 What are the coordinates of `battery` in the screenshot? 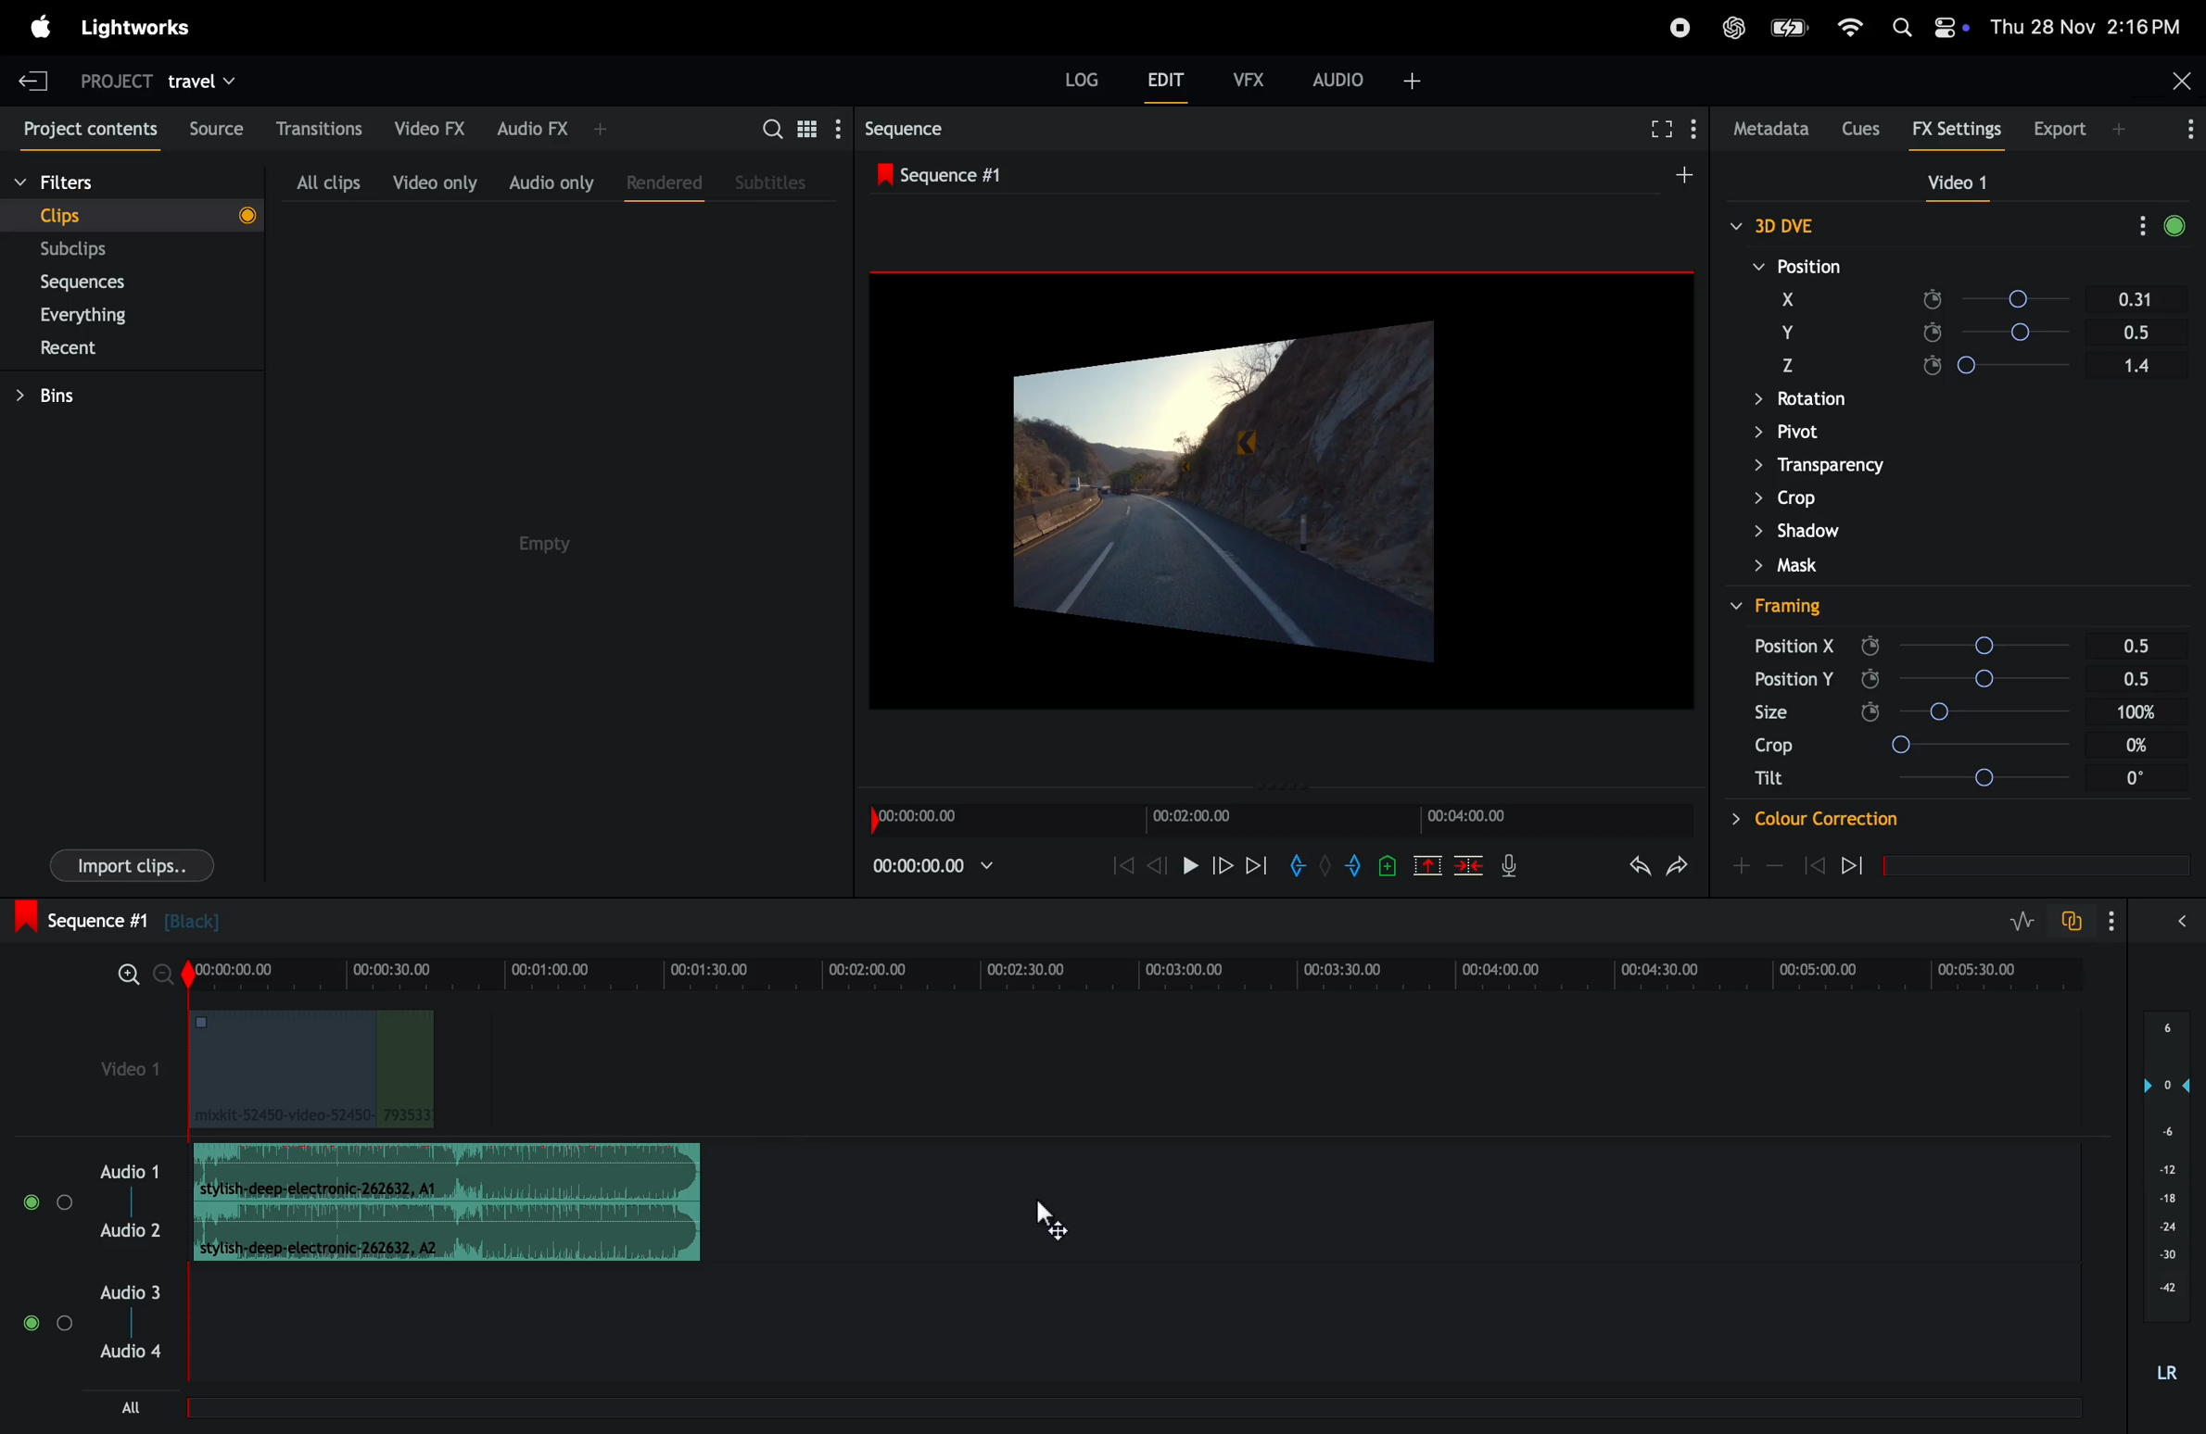 It's located at (1789, 27).